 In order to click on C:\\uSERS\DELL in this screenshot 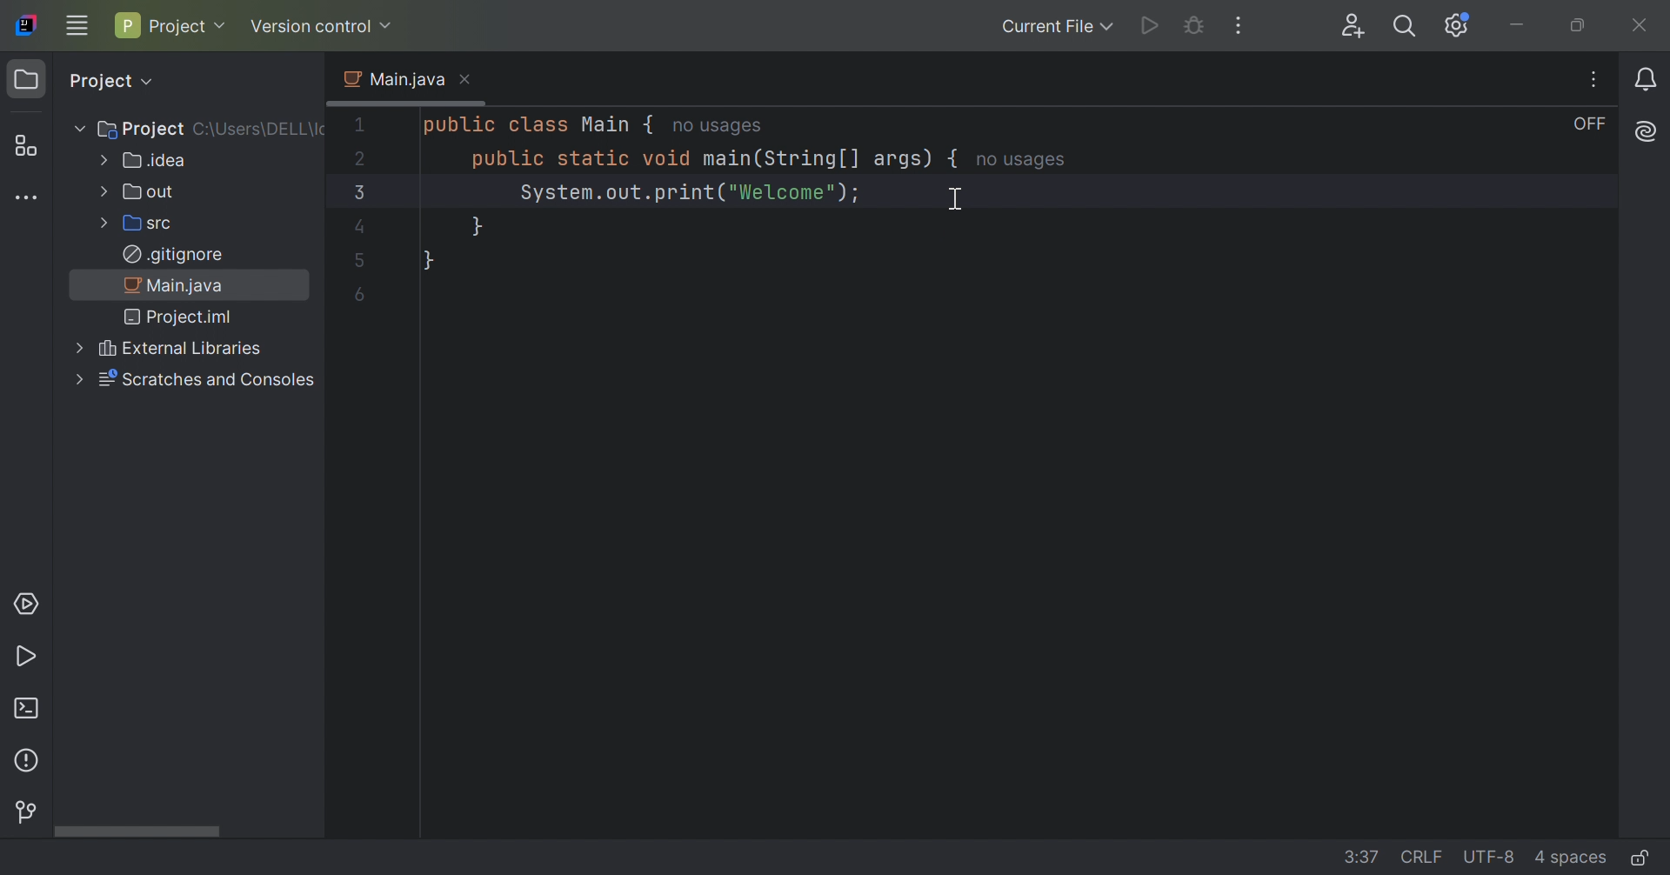, I will do `click(261, 127)`.